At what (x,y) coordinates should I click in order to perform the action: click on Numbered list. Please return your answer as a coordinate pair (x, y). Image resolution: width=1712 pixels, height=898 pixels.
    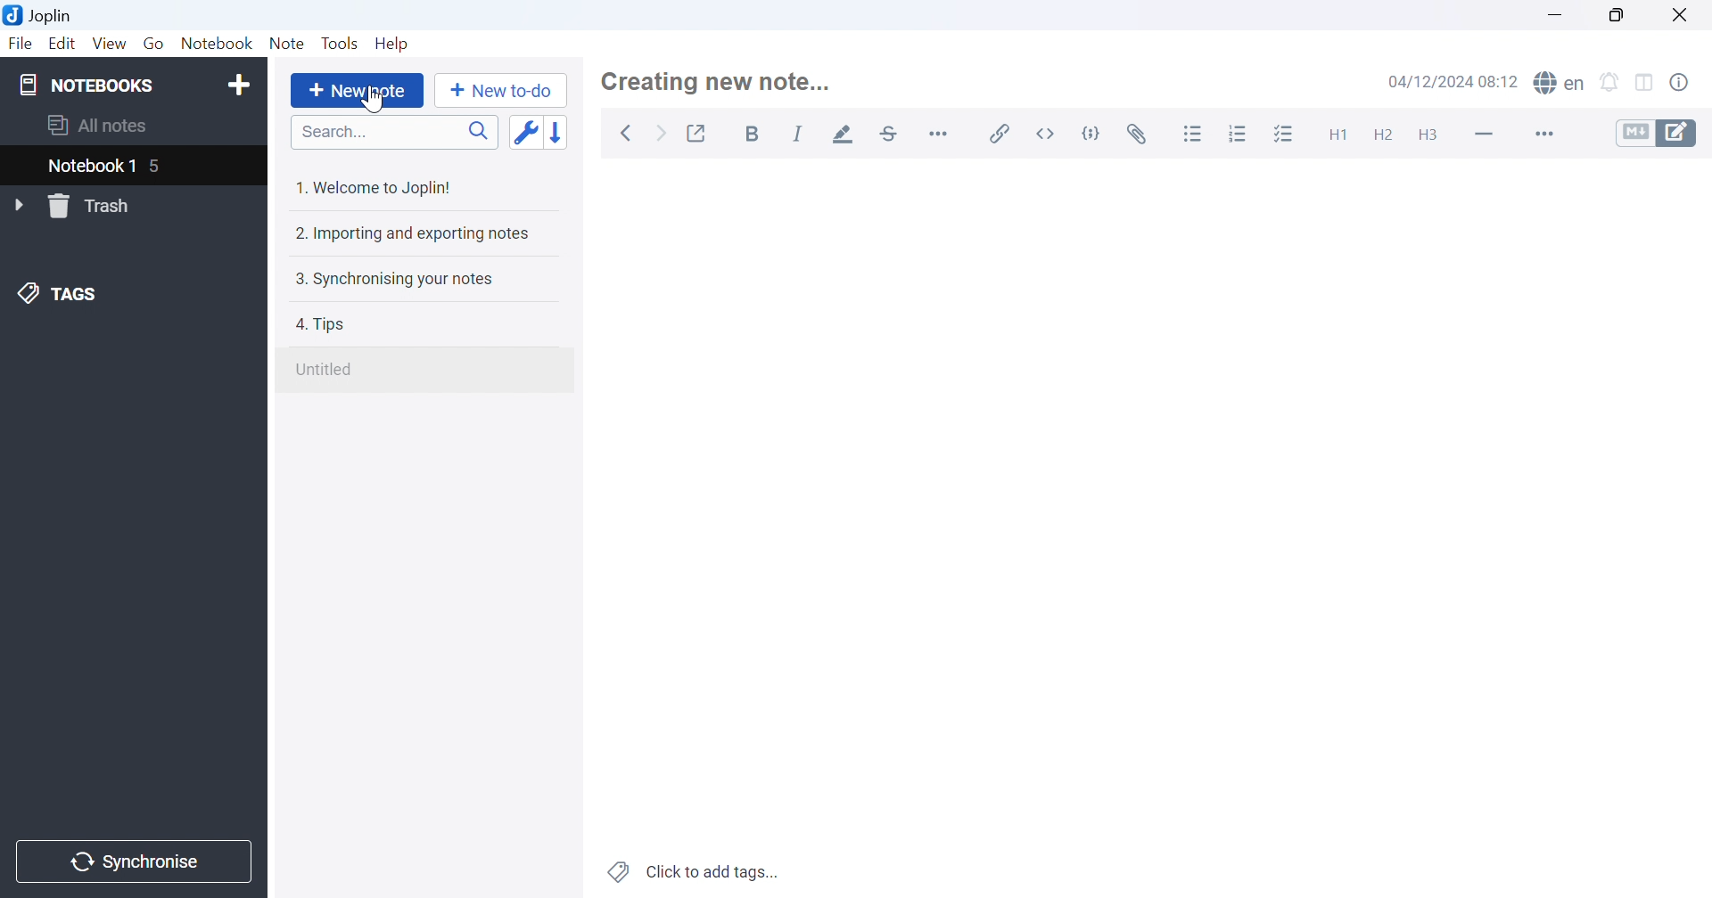
    Looking at the image, I should click on (1238, 135).